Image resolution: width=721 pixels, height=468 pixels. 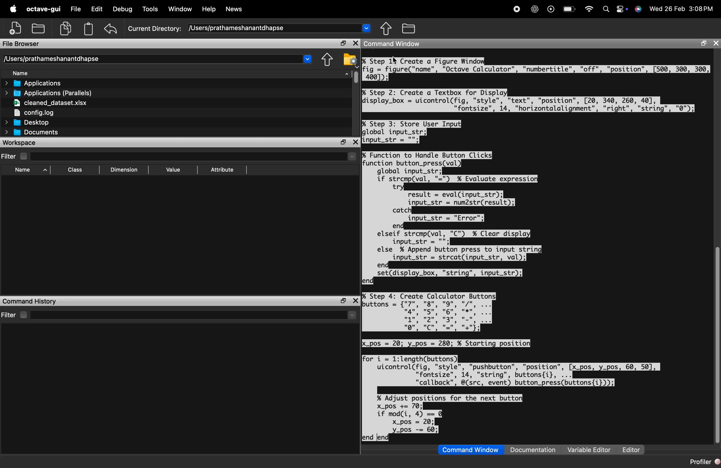 What do you see at coordinates (15, 156) in the screenshot?
I see `Filter` at bounding box center [15, 156].